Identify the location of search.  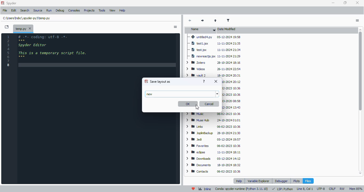
(25, 10).